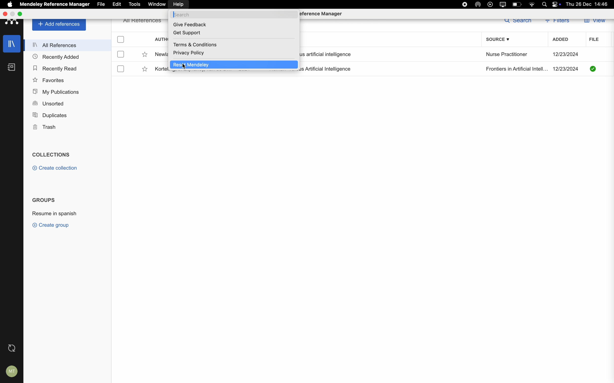  Describe the element at coordinates (478, 4) in the screenshot. I see `airdrop` at that location.